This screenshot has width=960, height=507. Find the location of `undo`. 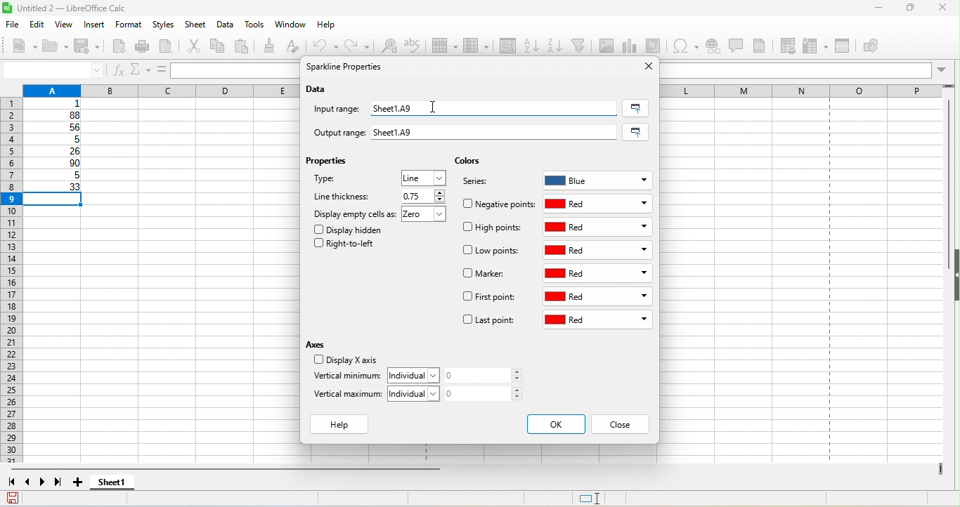

undo is located at coordinates (327, 46).